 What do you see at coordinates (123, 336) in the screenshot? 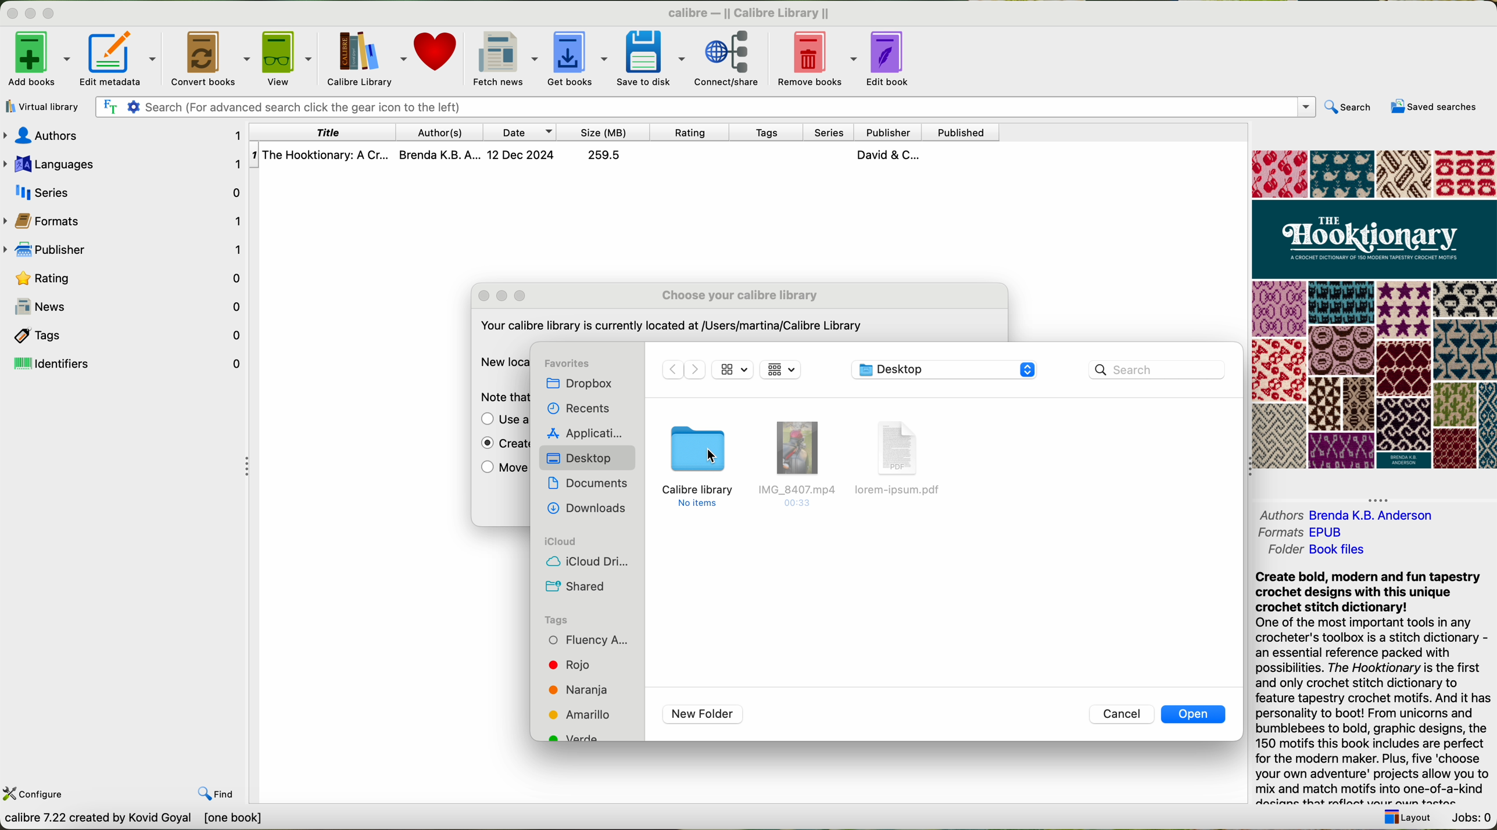
I see `tags` at bounding box center [123, 336].